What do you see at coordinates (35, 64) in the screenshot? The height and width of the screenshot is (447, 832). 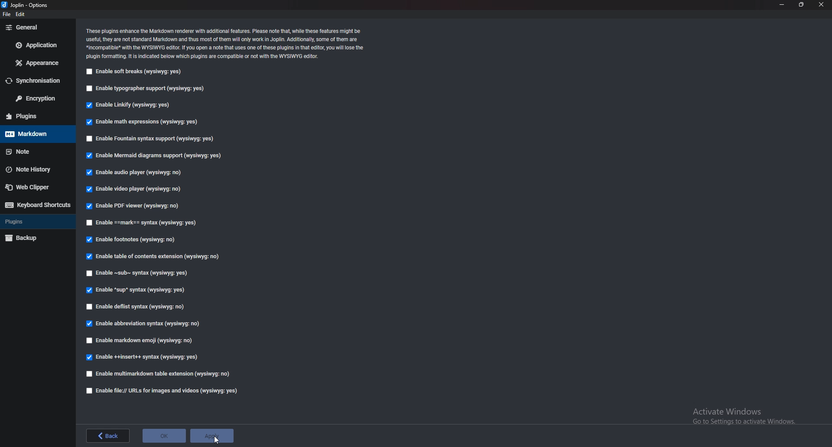 I see `Appearance` at bounding box center [35, 64].